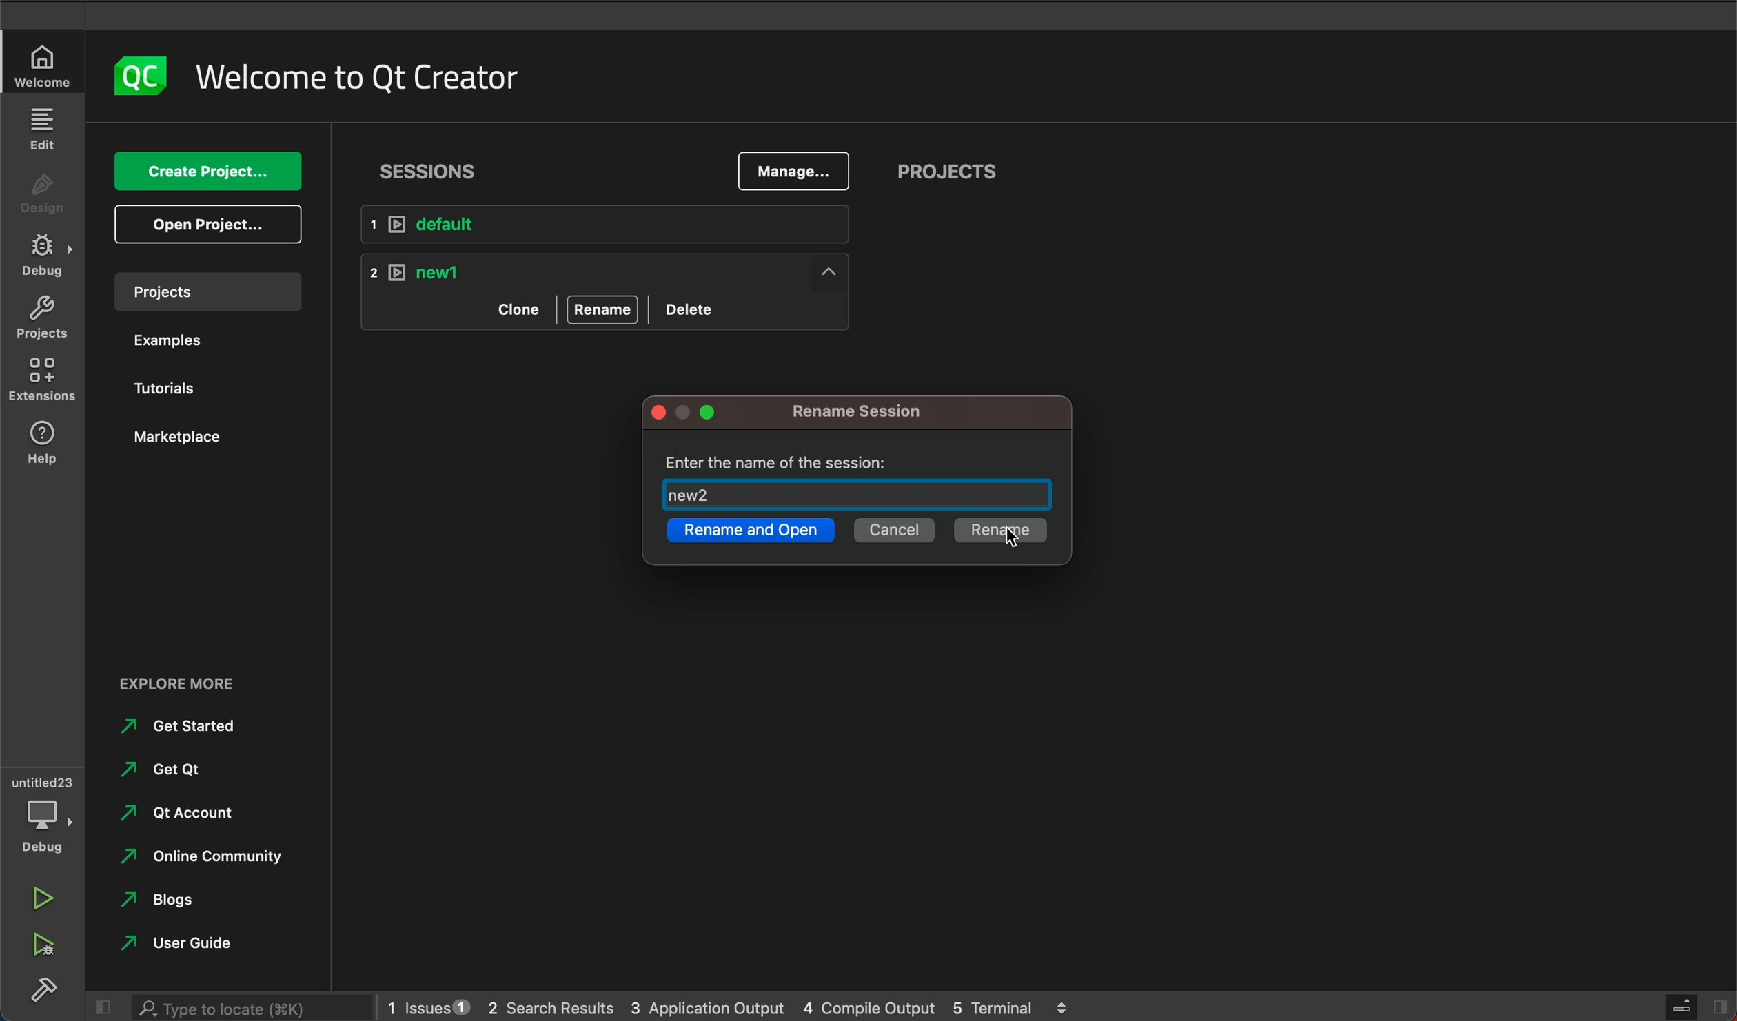 Image resolution: width=1737 pixels, height=1021 pixels. What do you see at coordinates (862, 479) in the screenshot?
I see `enter name ` at bounding box center [862, 479].